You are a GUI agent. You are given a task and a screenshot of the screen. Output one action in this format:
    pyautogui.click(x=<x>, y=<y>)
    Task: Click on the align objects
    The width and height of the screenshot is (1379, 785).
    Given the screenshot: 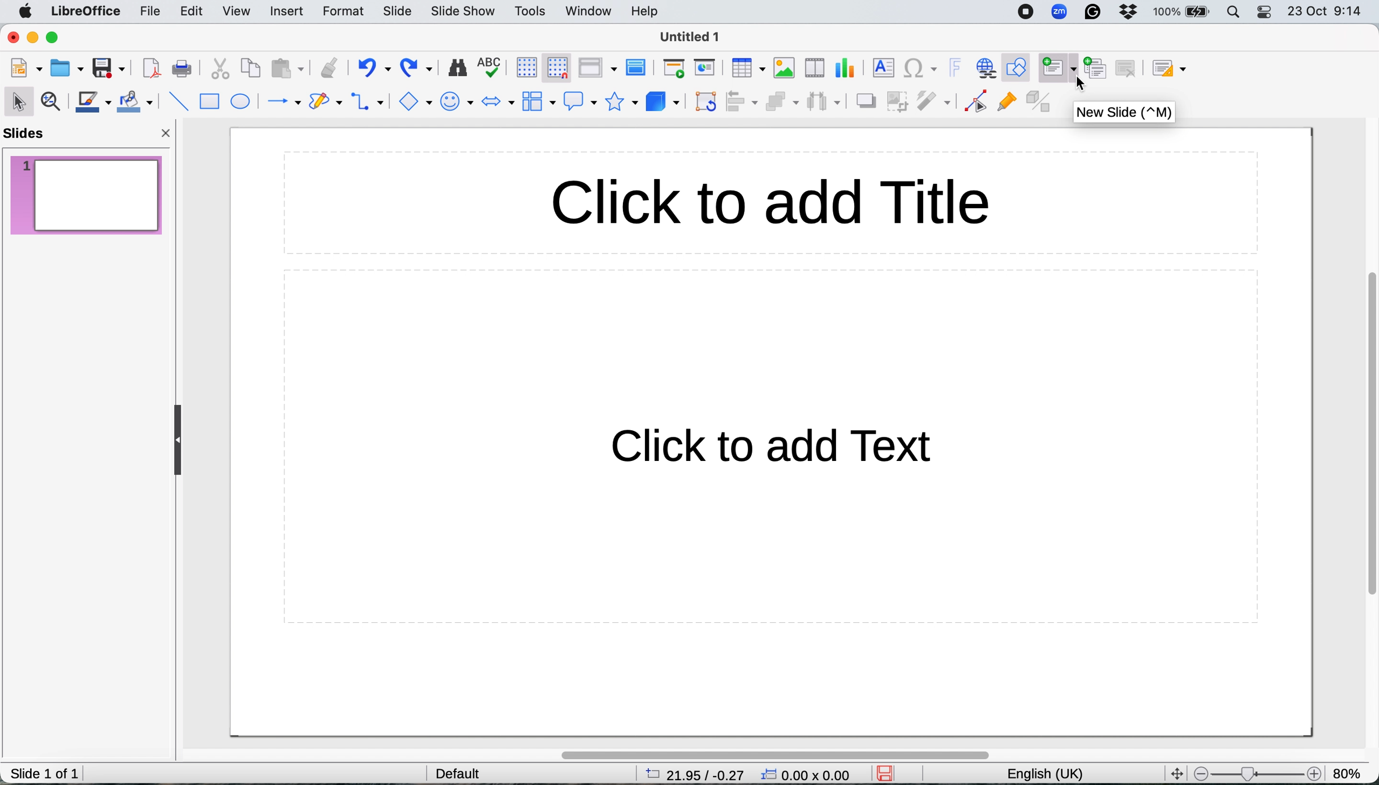 What is the action you would take?
    pyautogui.click(x=743, y=102)
    